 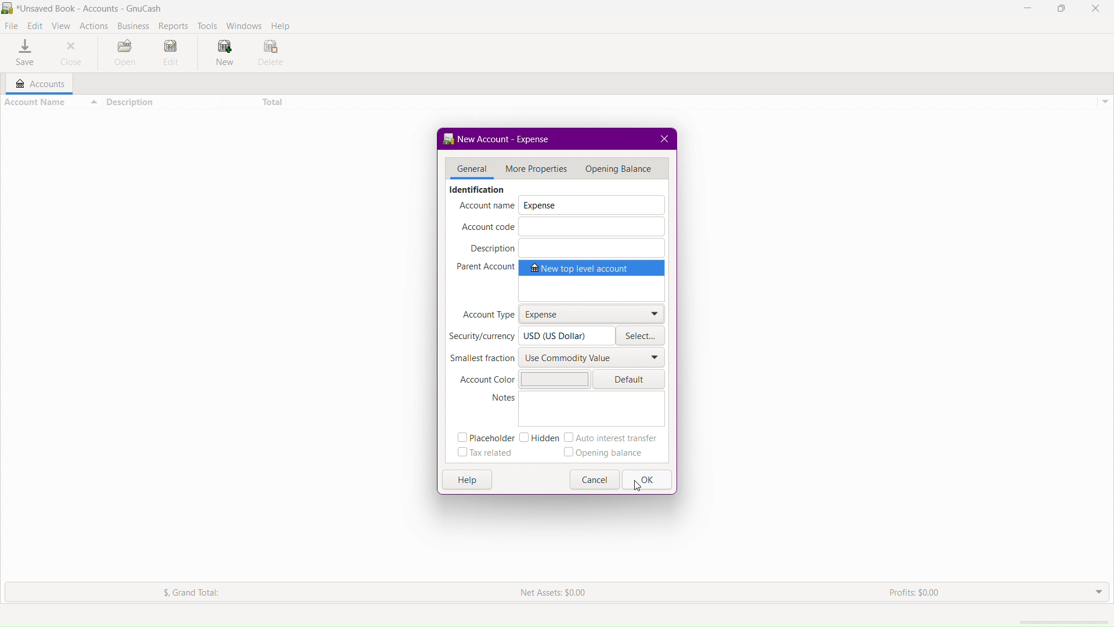 I want to click on Windows, so click(x=244, y=24).